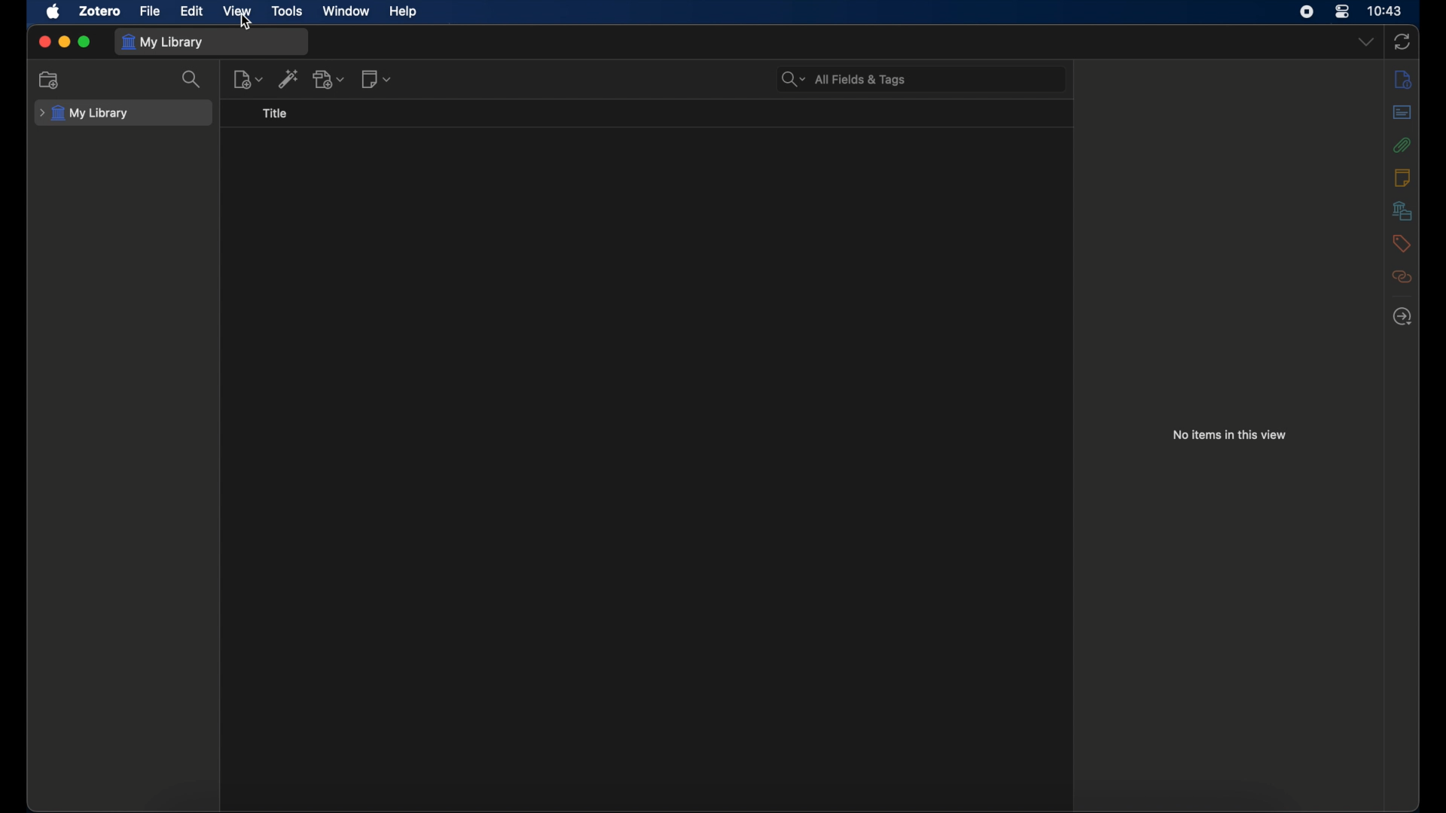  Describe the element at coordinates (1387, 10) in the screenshot. I see `time` at that location.